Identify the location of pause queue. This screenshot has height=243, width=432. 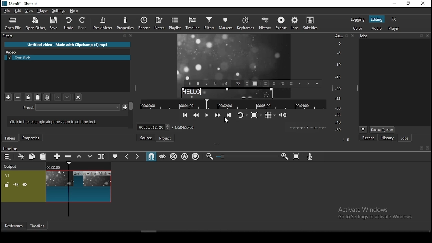
(382, 130).